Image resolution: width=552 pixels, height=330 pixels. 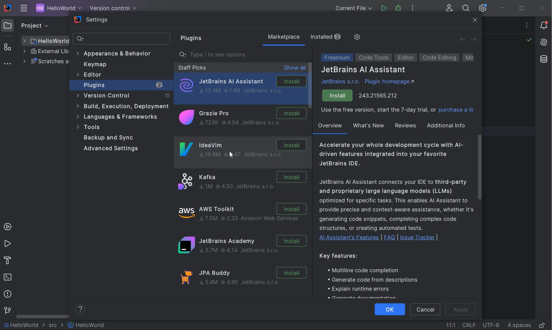 I want to click on scrollbar, so click(x=479, y=166).